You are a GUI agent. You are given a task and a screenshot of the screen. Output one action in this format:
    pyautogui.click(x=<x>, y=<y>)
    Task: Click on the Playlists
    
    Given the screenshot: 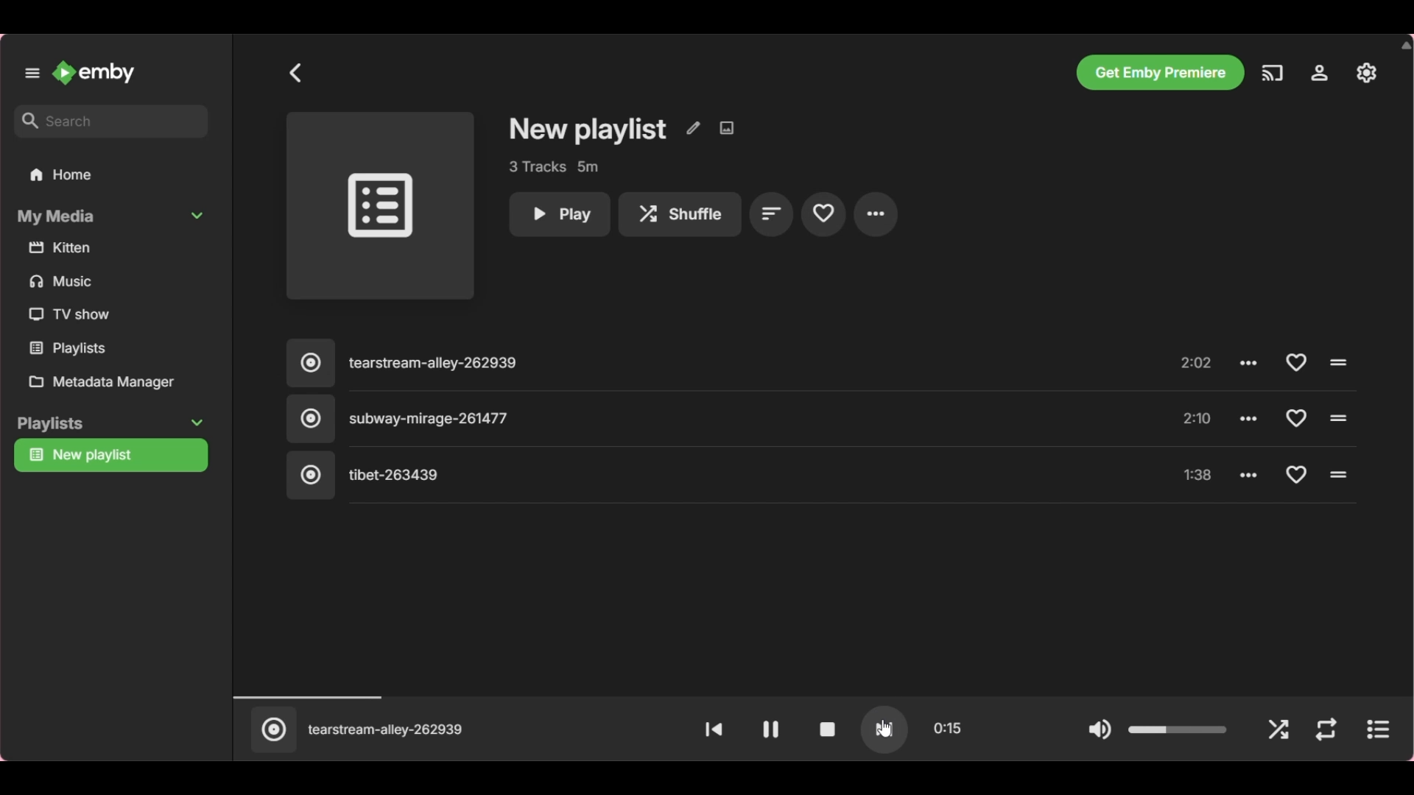 What is the action you would take?
    pyautogui.click(x=108, y=423)
    